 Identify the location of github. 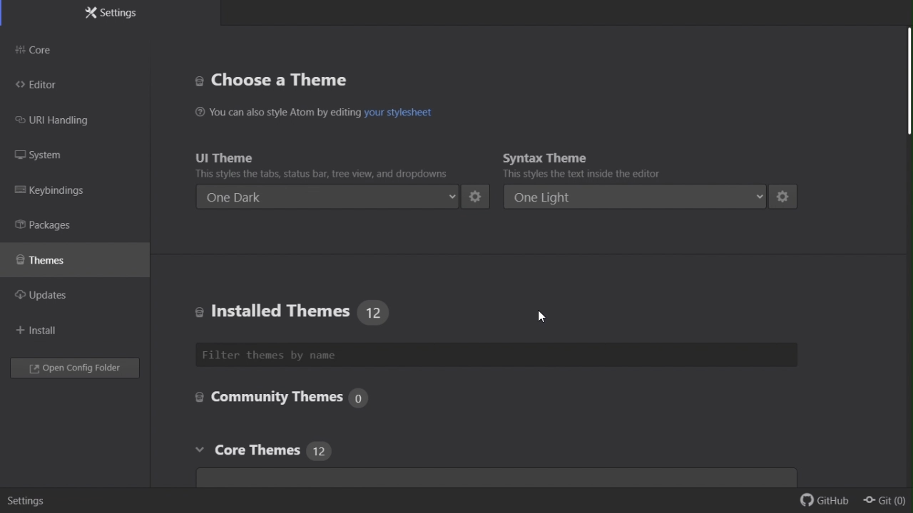
(821, 499).